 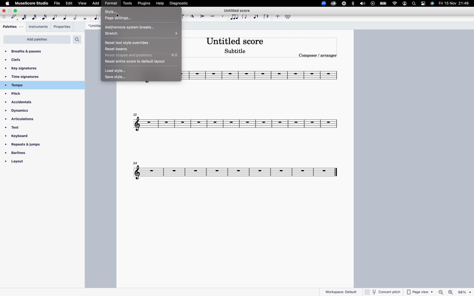 I want to click on concert pitch, so click(x=383, y=291).